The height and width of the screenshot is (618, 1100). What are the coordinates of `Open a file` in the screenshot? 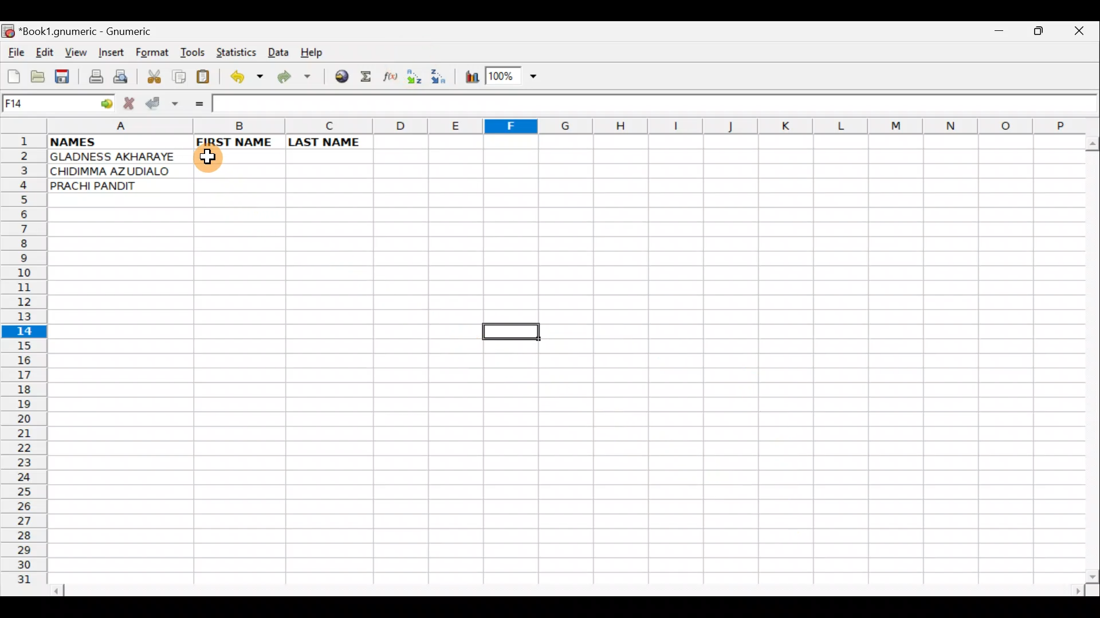 It's located at (40, 75).